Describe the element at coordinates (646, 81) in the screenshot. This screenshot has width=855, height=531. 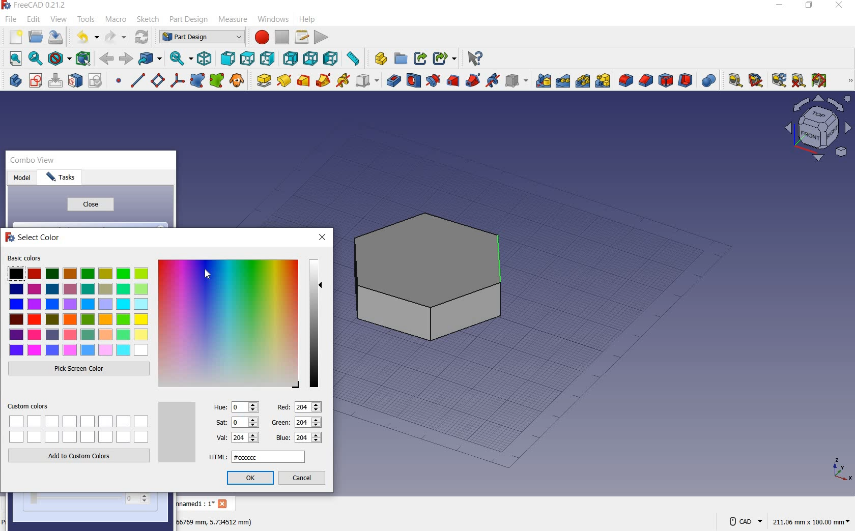
I see `chamfer` at that location.